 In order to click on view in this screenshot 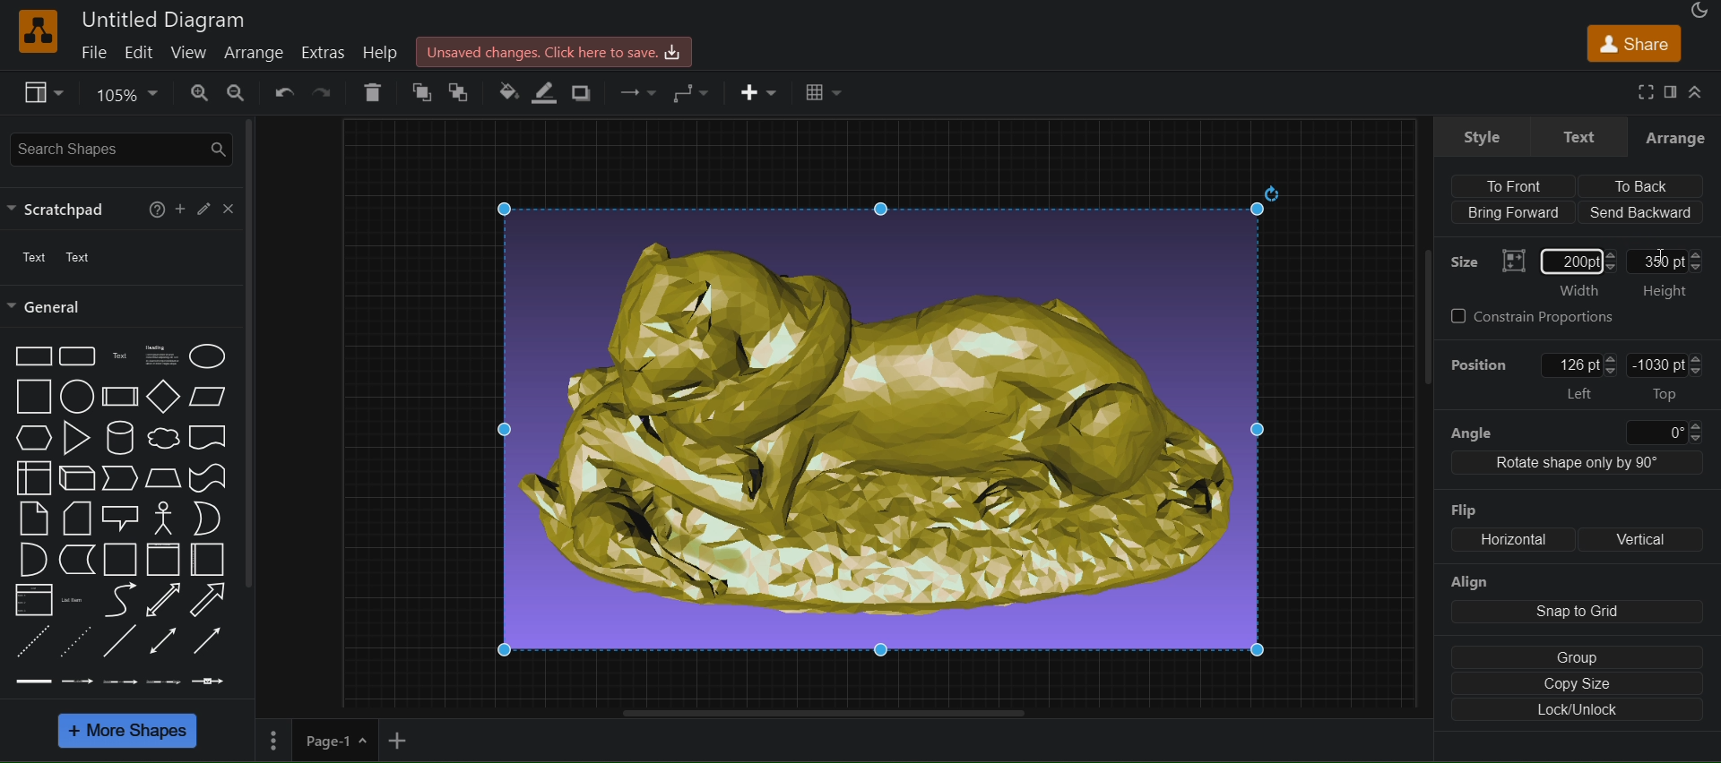, I will do `click(44, 92)`.